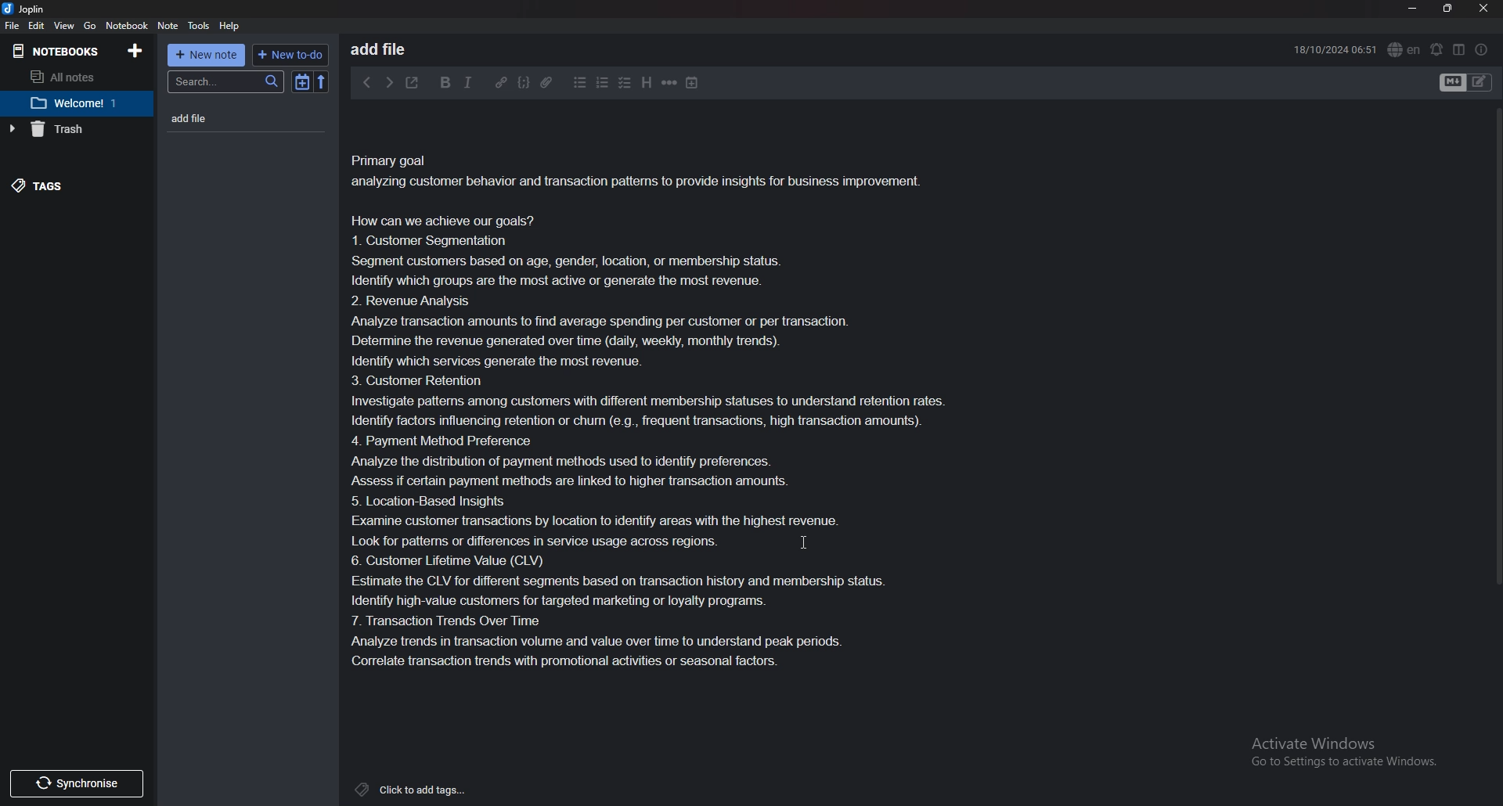  Describe the element at coordinates (1483, 49) in the screenshot. I see `Properties` at that location.